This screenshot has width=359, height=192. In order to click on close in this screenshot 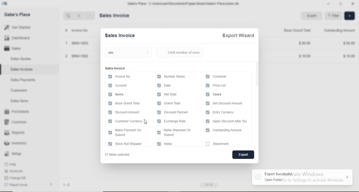, I will do `click(354, 4)`.